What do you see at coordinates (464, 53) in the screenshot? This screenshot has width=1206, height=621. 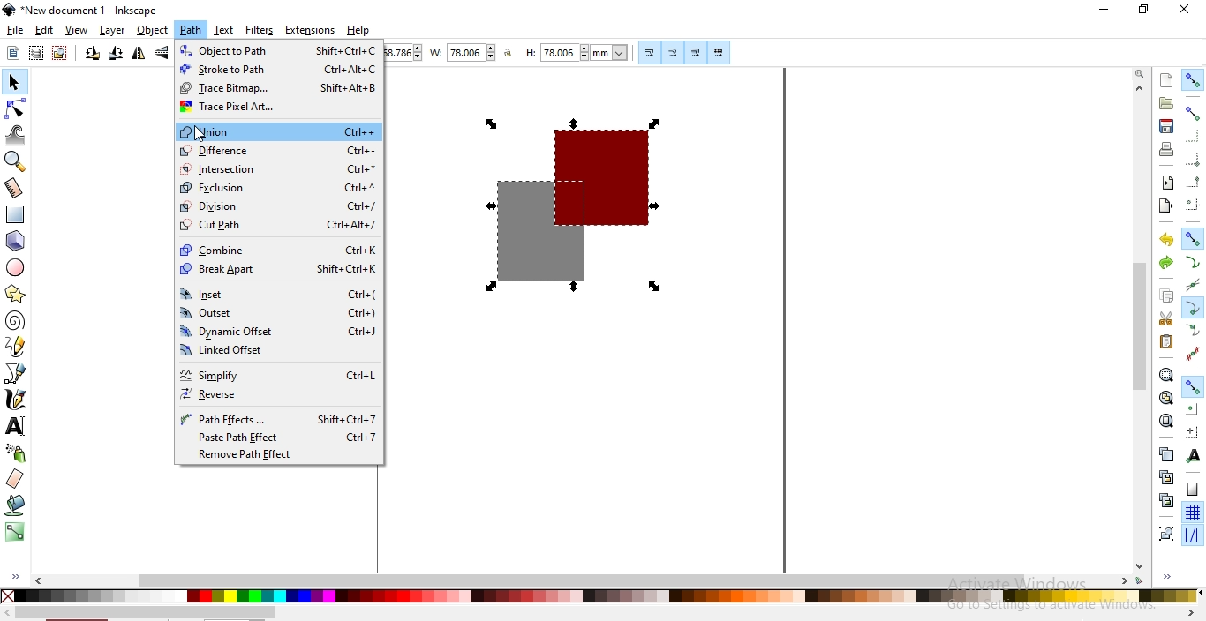 I see `width of selection` at bounding box center [464, 53].